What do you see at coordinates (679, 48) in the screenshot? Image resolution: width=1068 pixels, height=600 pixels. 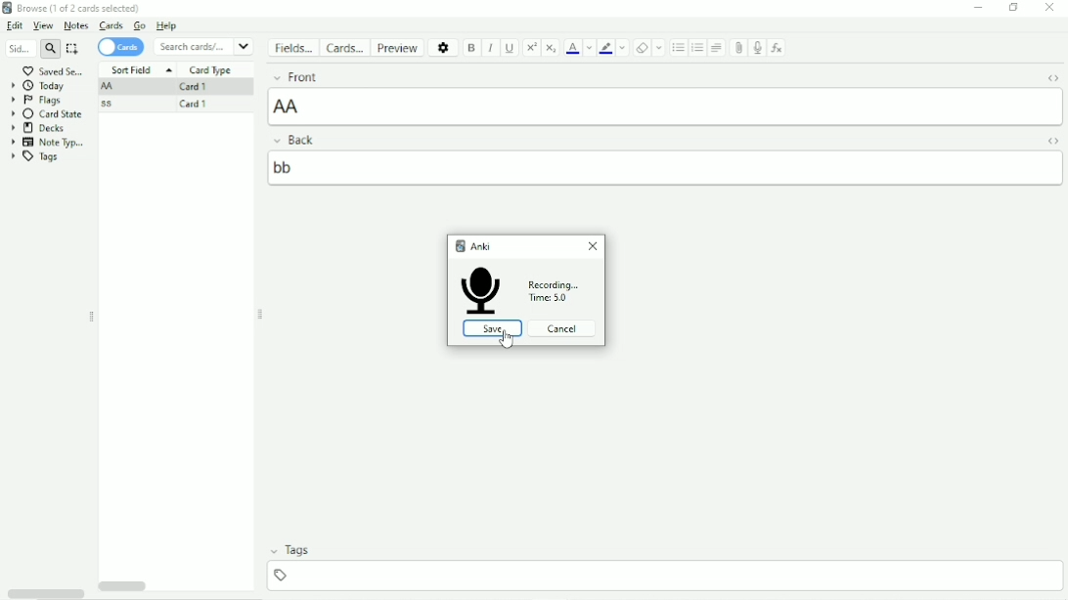 I see `Unordered list` at bounding box center [679, 48].